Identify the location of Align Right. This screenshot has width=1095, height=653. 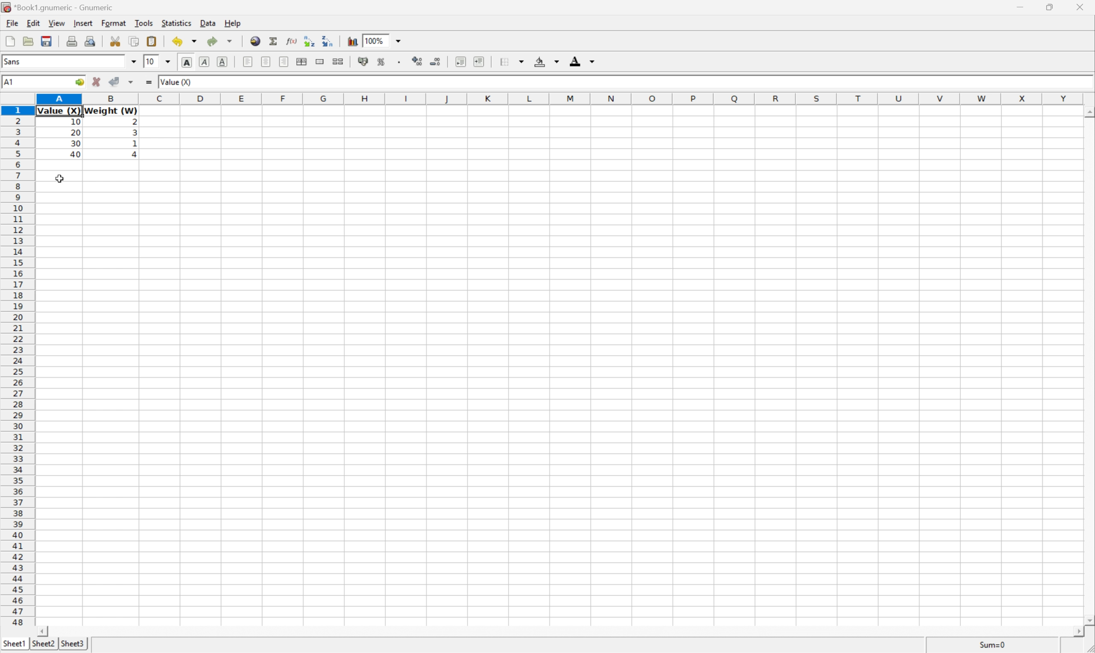
(285, 62).